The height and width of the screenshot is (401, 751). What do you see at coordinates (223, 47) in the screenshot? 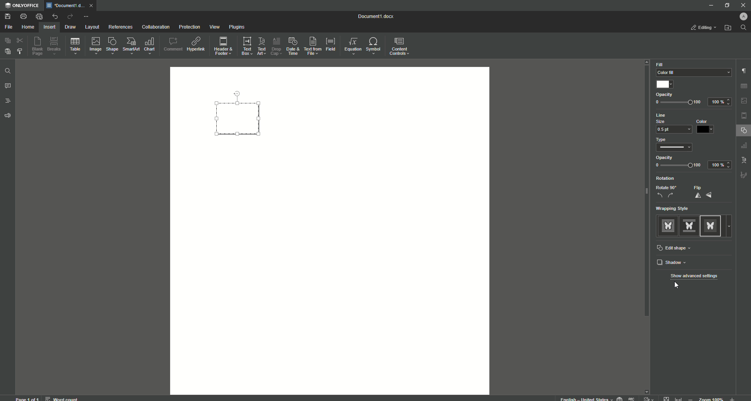
I see `Header and Footer` at bounding box center [223, 47].